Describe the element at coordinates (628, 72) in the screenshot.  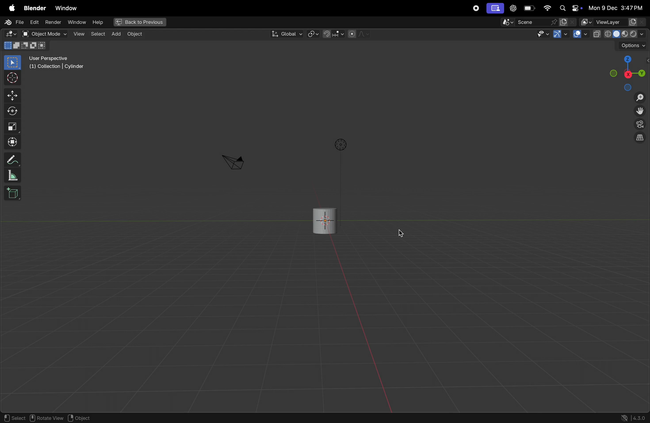
I see `view point` at that location.